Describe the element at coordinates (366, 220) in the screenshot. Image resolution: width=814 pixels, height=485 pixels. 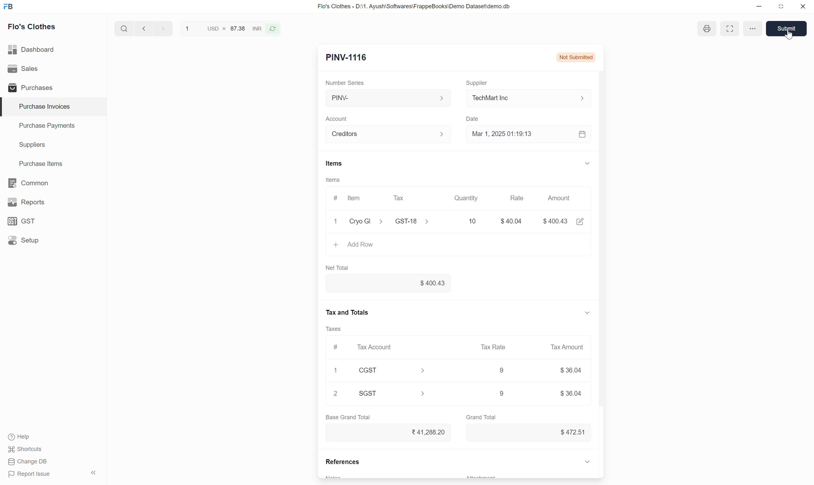
I see `Cryo GI` at that location.